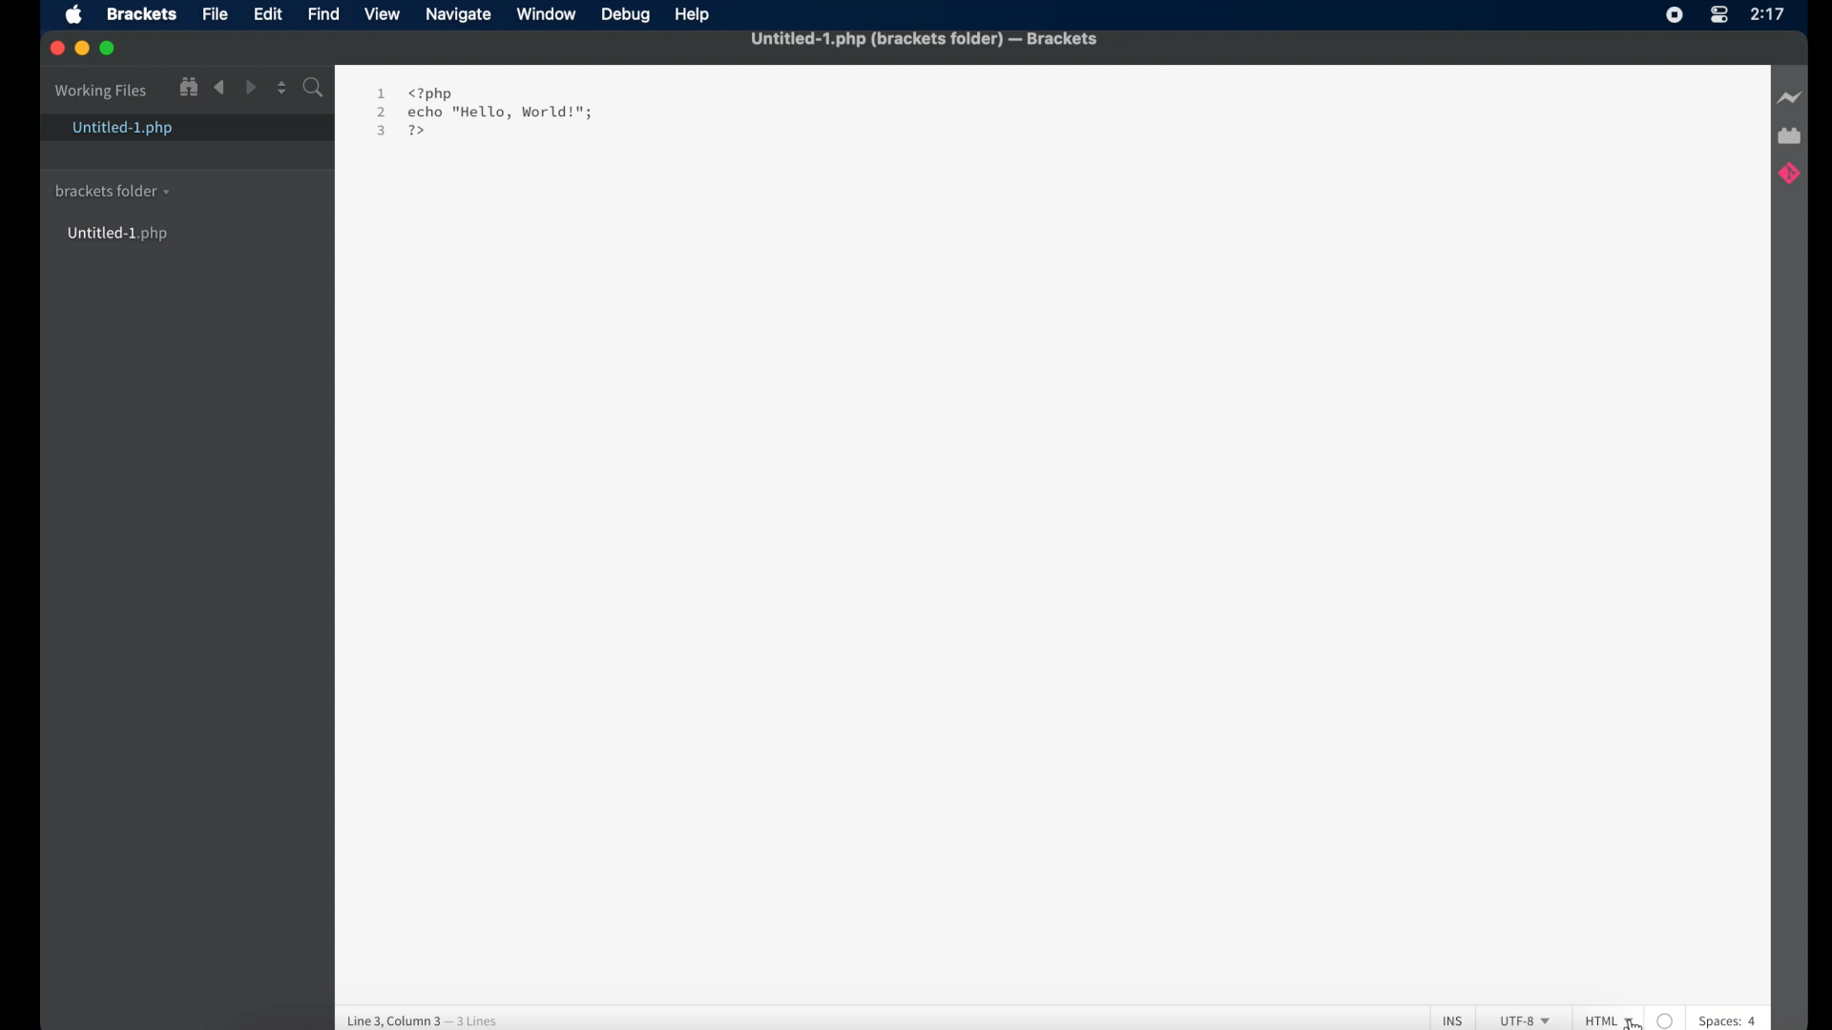 This screenshot has width=1832, height=1030. I want to click on brackets, so click(142, 16).